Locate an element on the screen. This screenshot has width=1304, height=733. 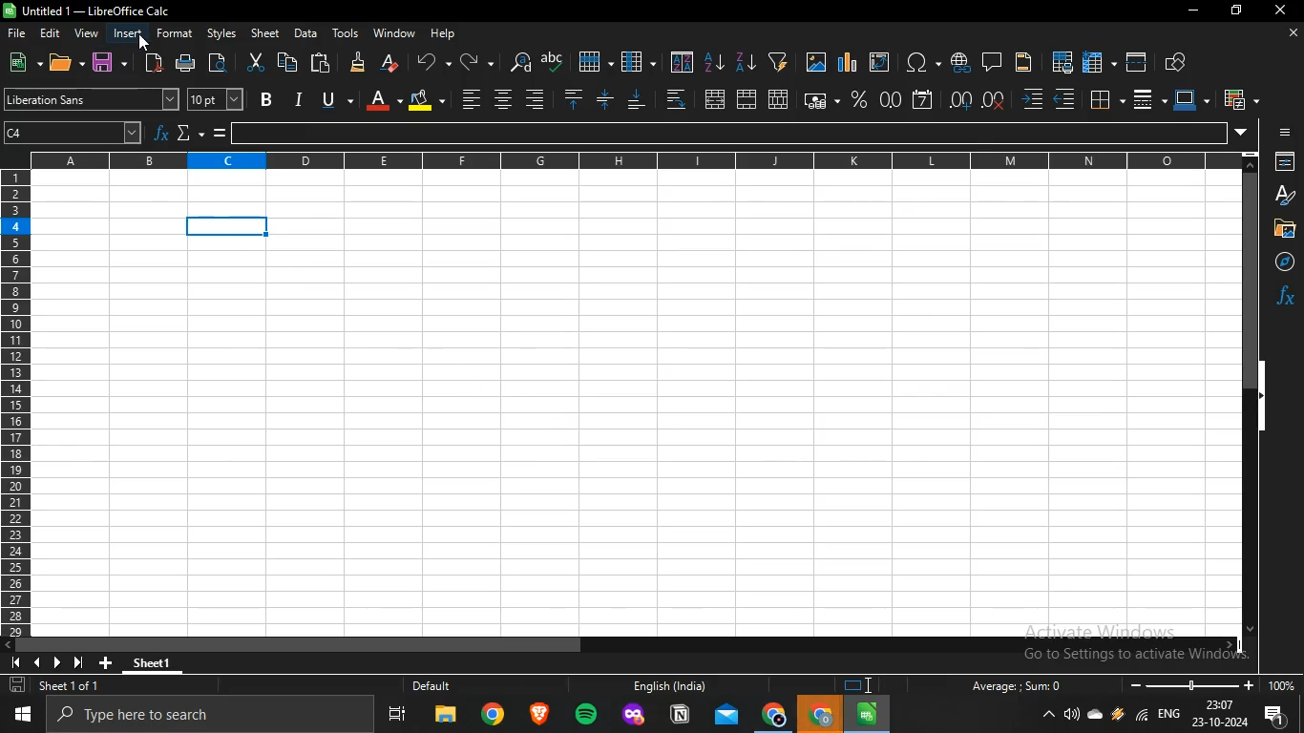
increase indent is located at coordinates (1033, 100).